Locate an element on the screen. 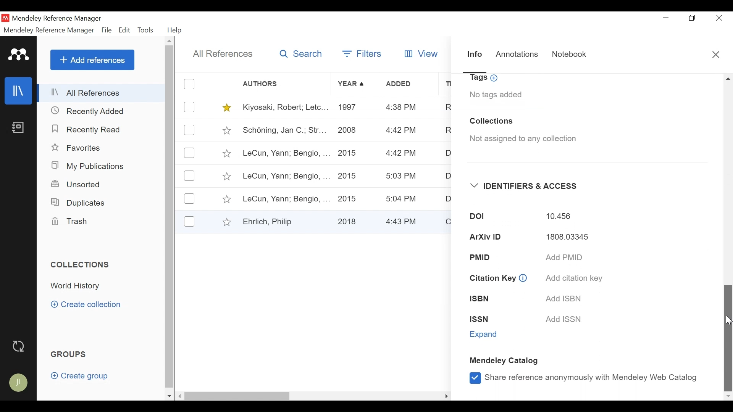 This screenshot has width=733, height=412. (un)select favorite is located at coordinates (226, 177).